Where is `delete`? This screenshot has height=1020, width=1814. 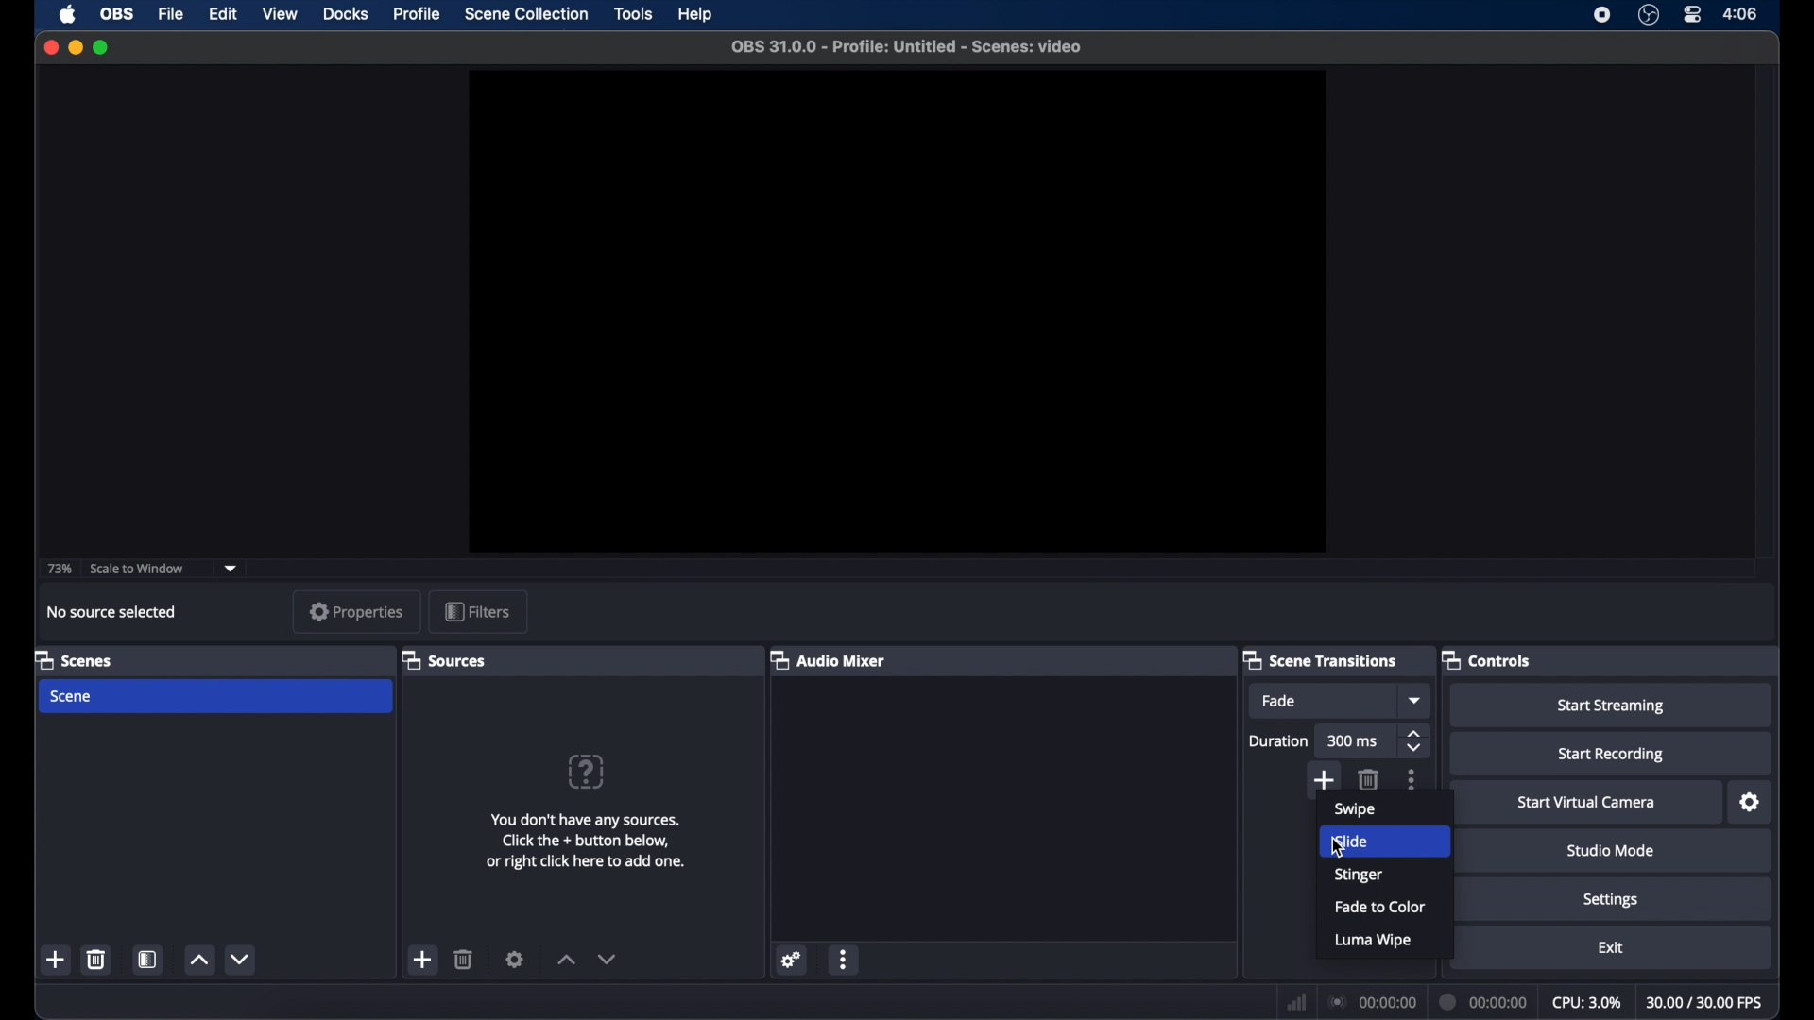 delete is located at coordinates (463, 960).